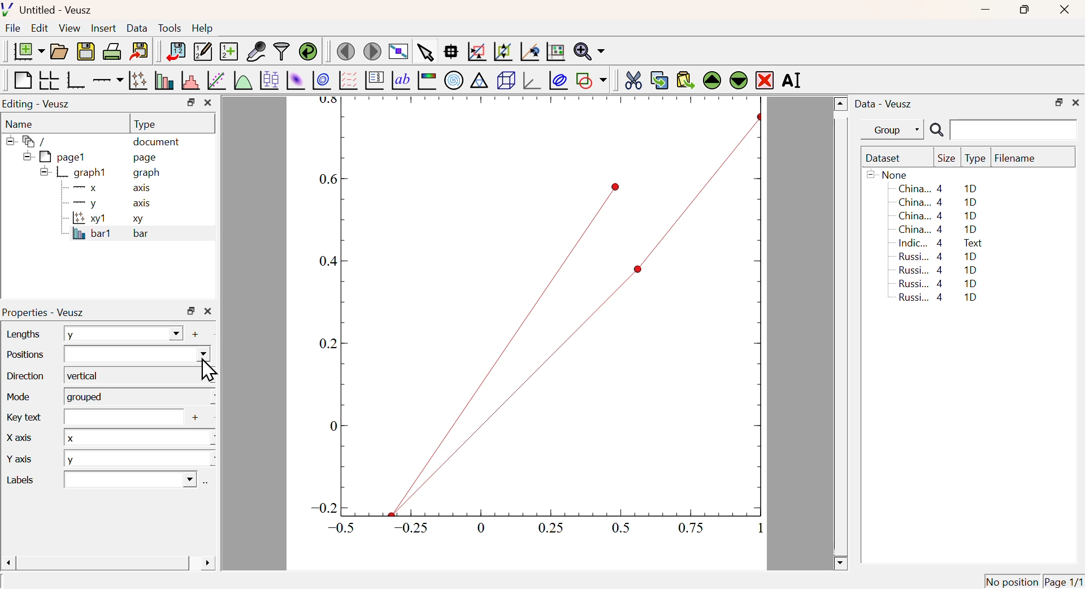  What do you see at coordinates (196, 334) in the screenshot?
I see `Add` at bounding box center [196, 334].